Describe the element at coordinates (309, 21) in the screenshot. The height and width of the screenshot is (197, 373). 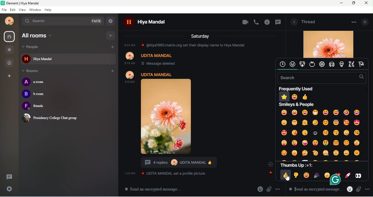
I see `thread` at that location.